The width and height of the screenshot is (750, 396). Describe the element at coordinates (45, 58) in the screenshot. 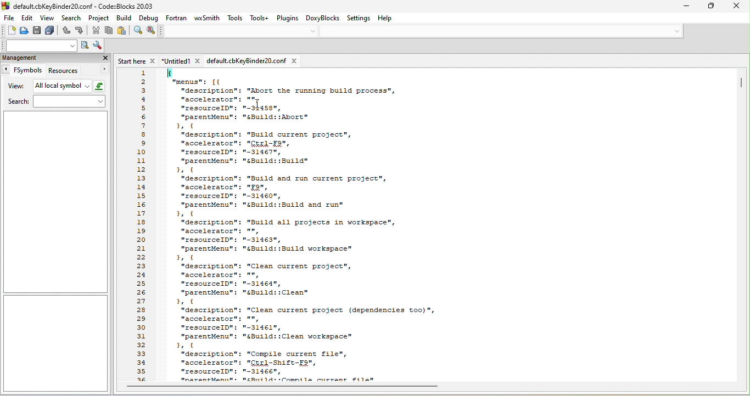

I see `management` at that location.